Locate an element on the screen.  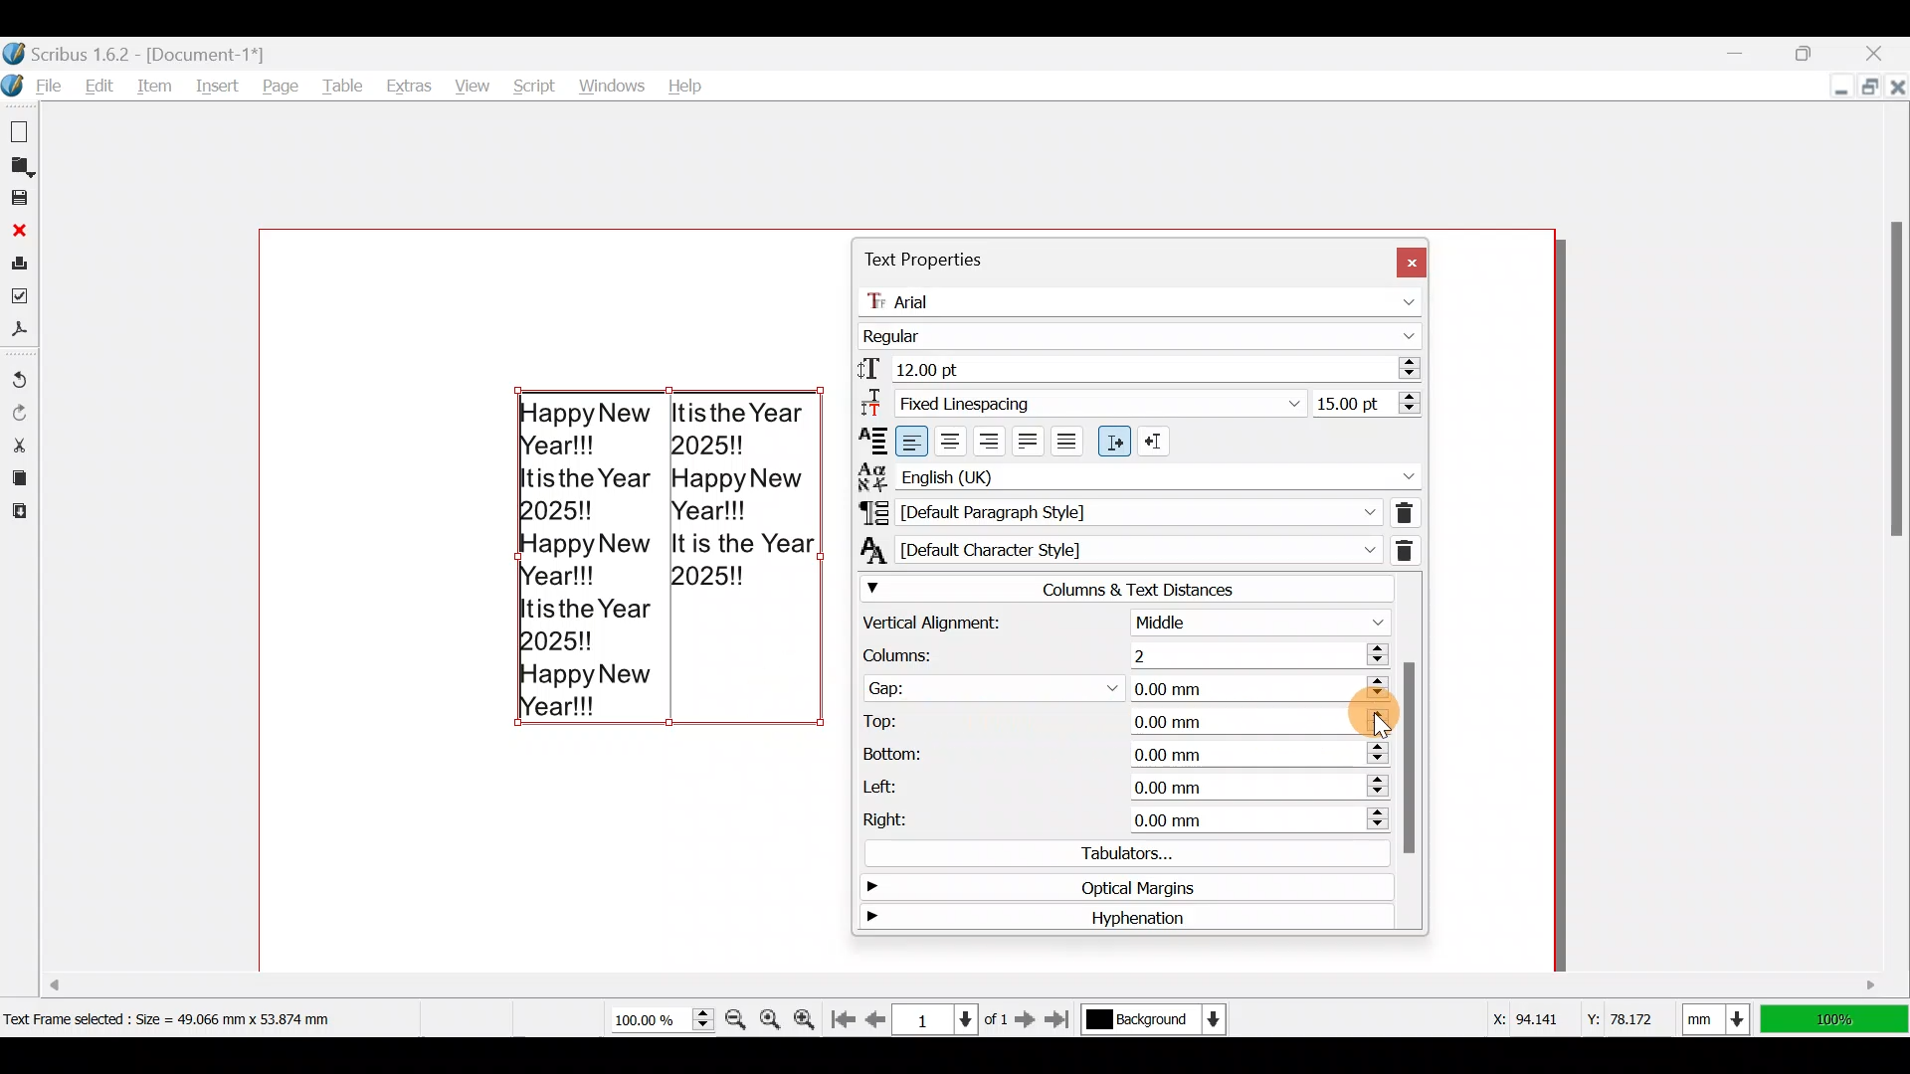
100% zoom ratio is located at coordinates (1838, 1019).